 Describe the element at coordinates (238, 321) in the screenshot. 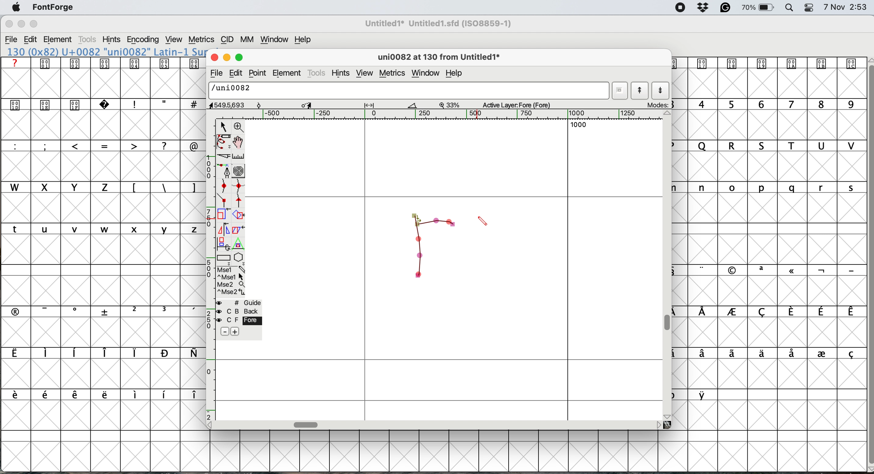

I see `fore` at that location.